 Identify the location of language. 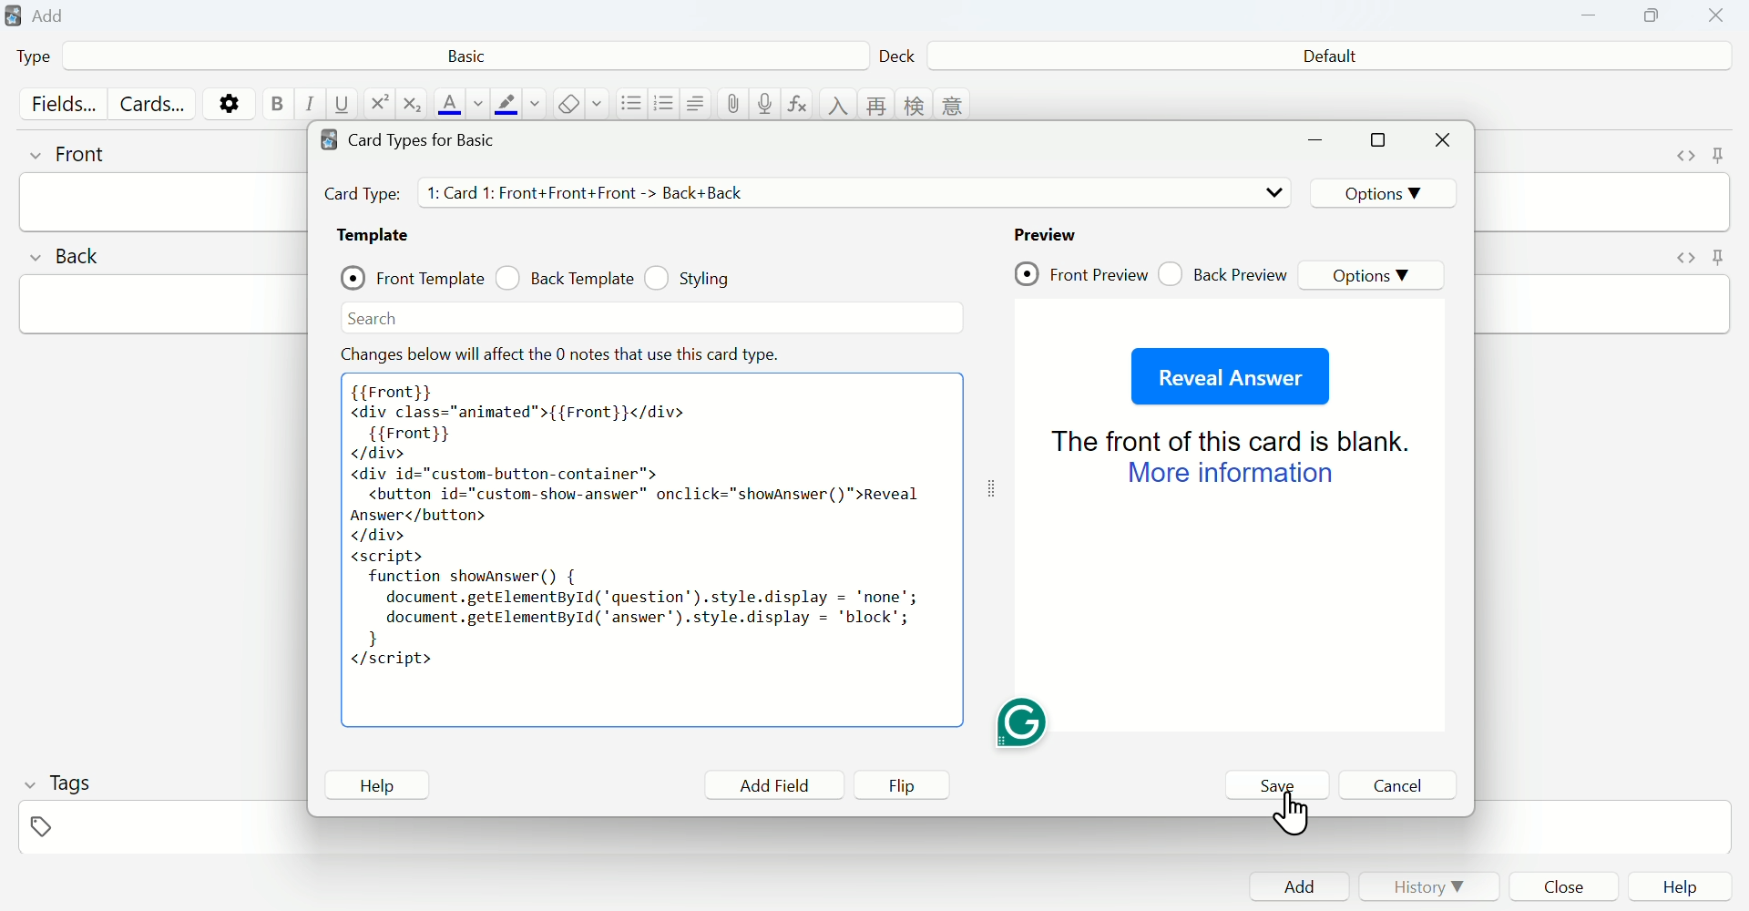
(874, 104).